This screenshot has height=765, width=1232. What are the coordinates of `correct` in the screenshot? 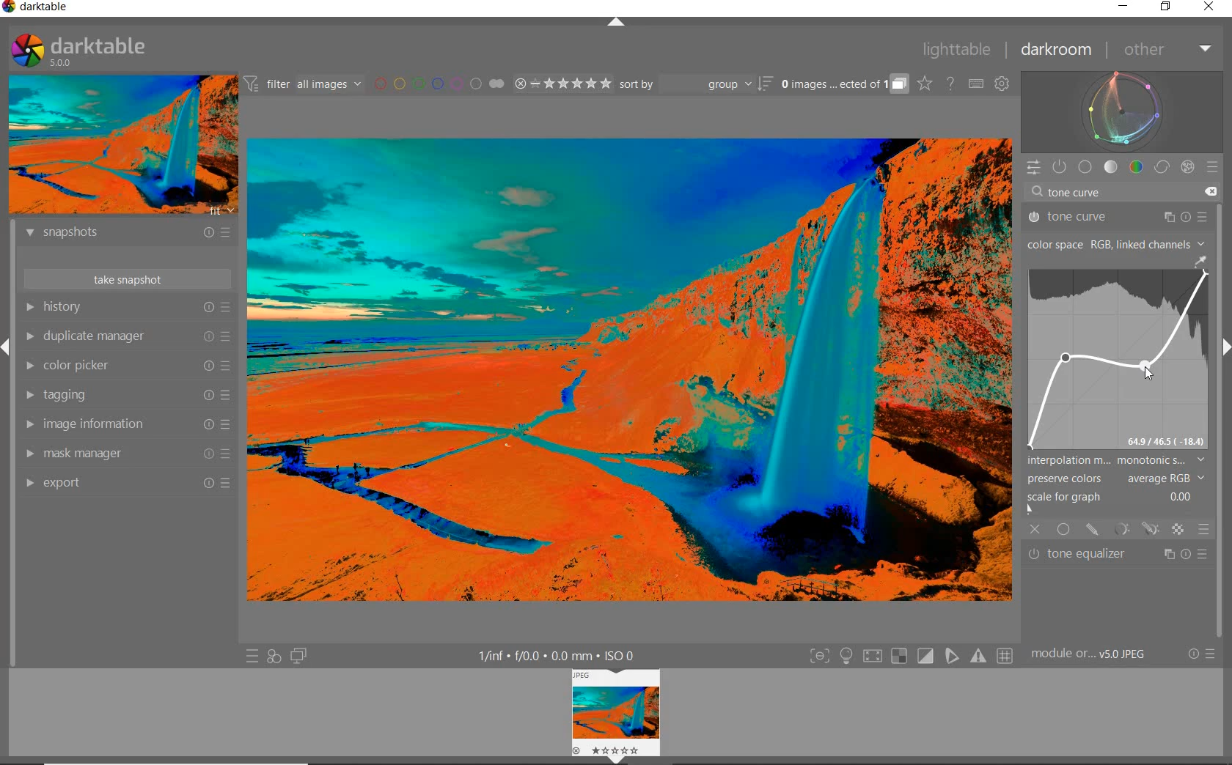 It's located at (1161, 166).